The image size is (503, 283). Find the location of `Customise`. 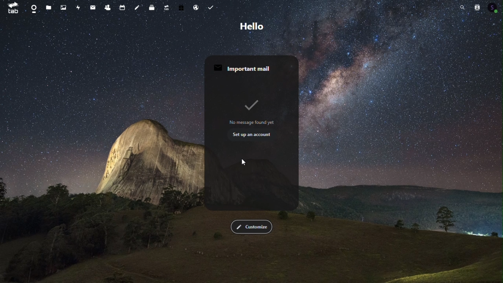

Customise is located at coordinates (251, 226).